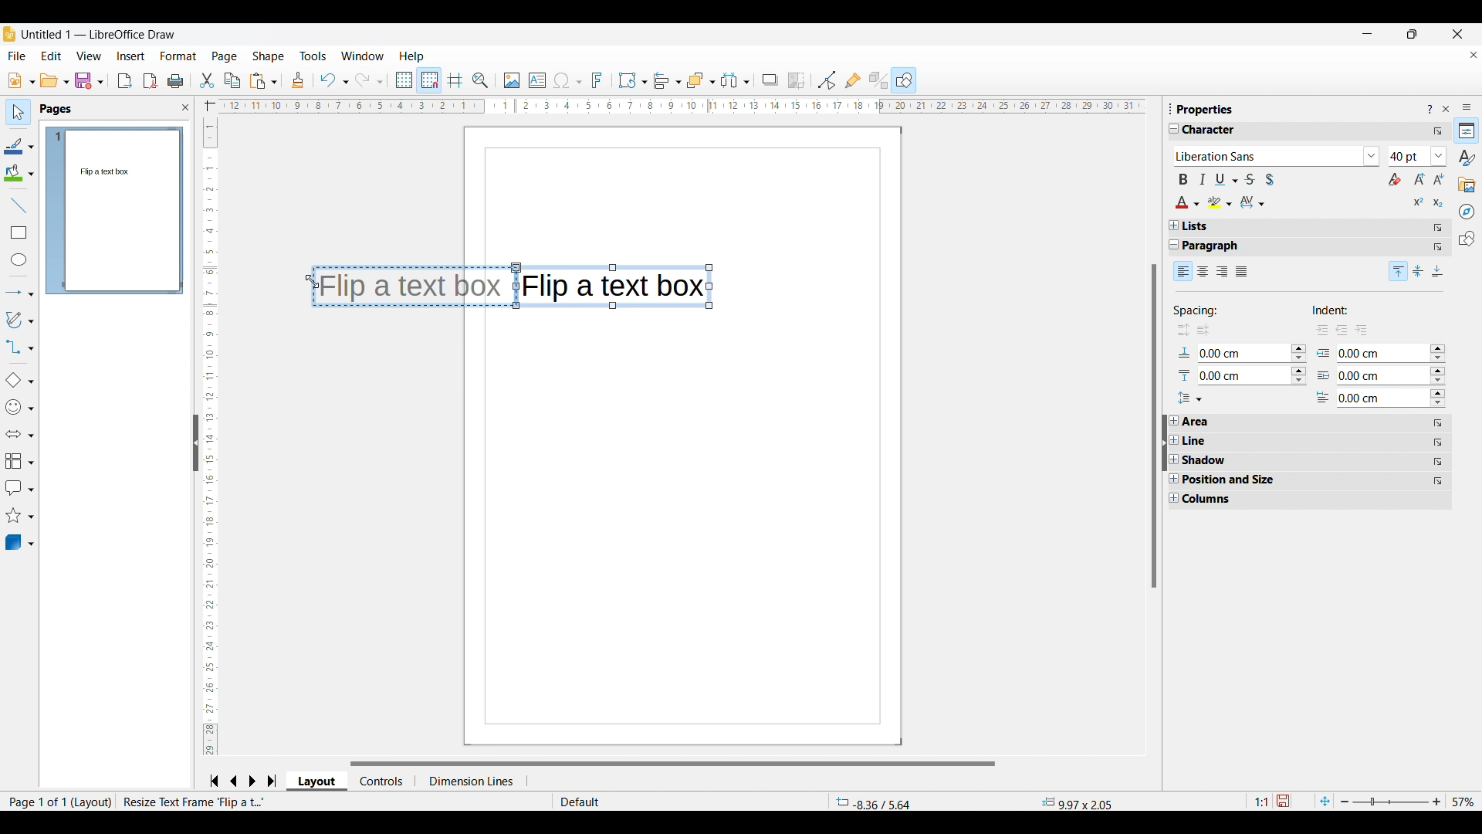  I want to click on Character, so click(1216, 131).